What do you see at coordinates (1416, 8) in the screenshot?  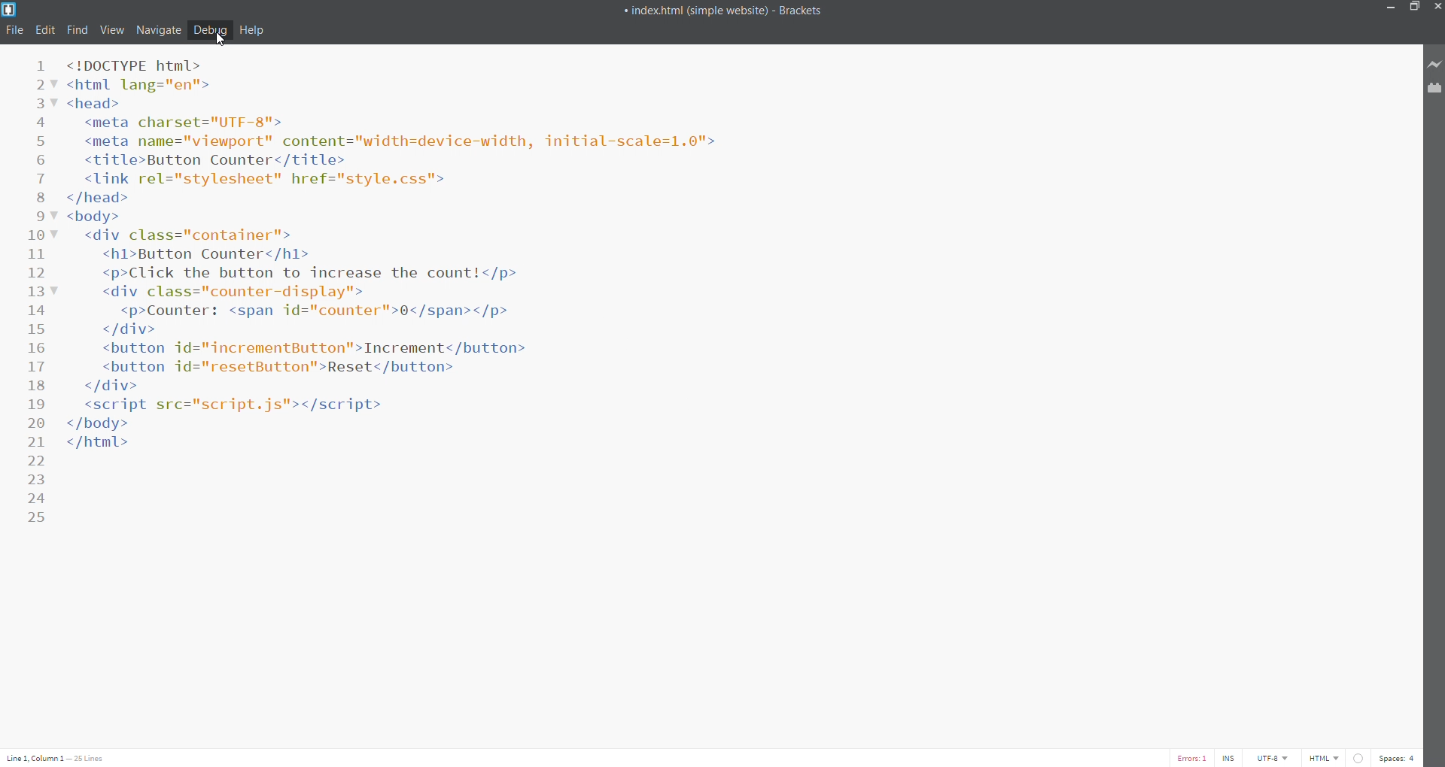 I see `maximize/restore` at bounding box center [1416, 8].